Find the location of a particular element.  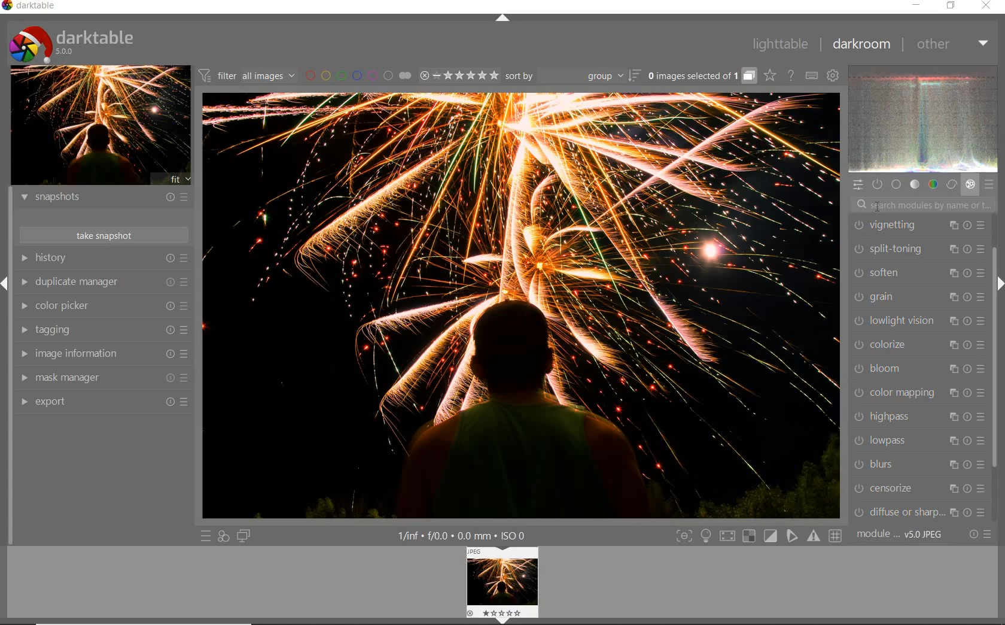

show global preferences is located at coordinates (832, 75).